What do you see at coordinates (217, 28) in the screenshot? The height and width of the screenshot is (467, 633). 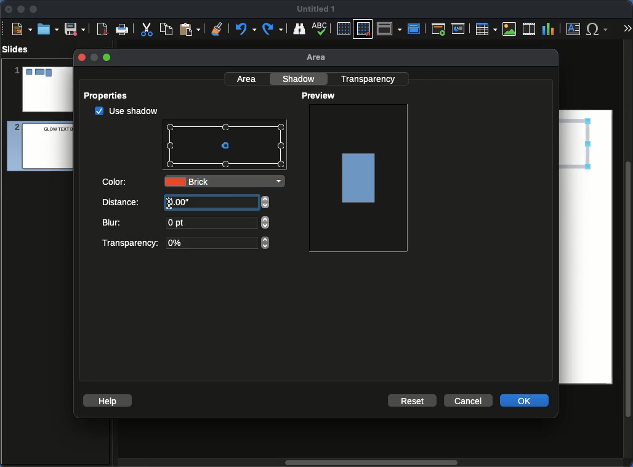 I see `Clear formatting` at bounding box center [217, 28].